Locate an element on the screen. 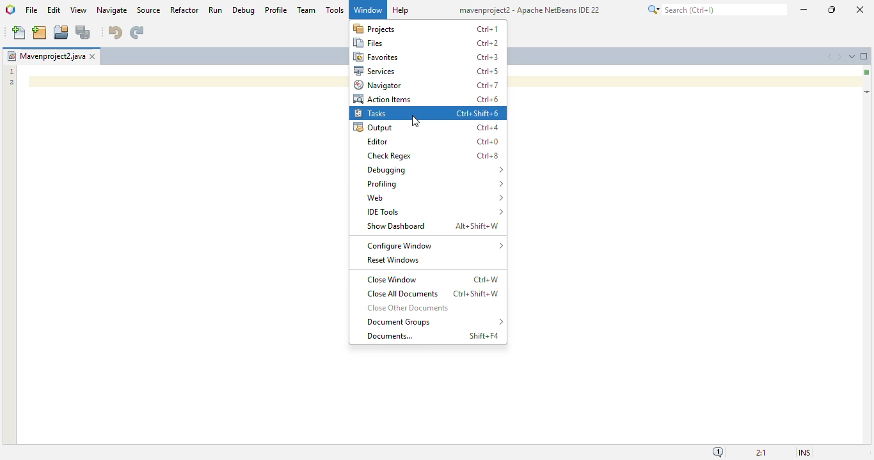 Image resolution: width=874 pixels, height=460 pixels. maximize window is located at coordinates (864, 57).